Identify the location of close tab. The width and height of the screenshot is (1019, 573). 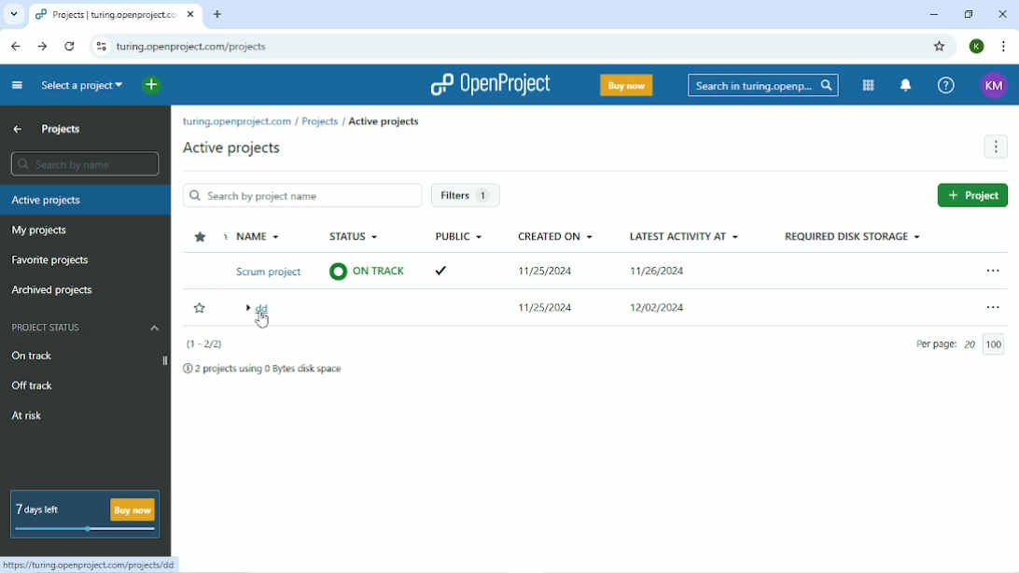
(194, 13).